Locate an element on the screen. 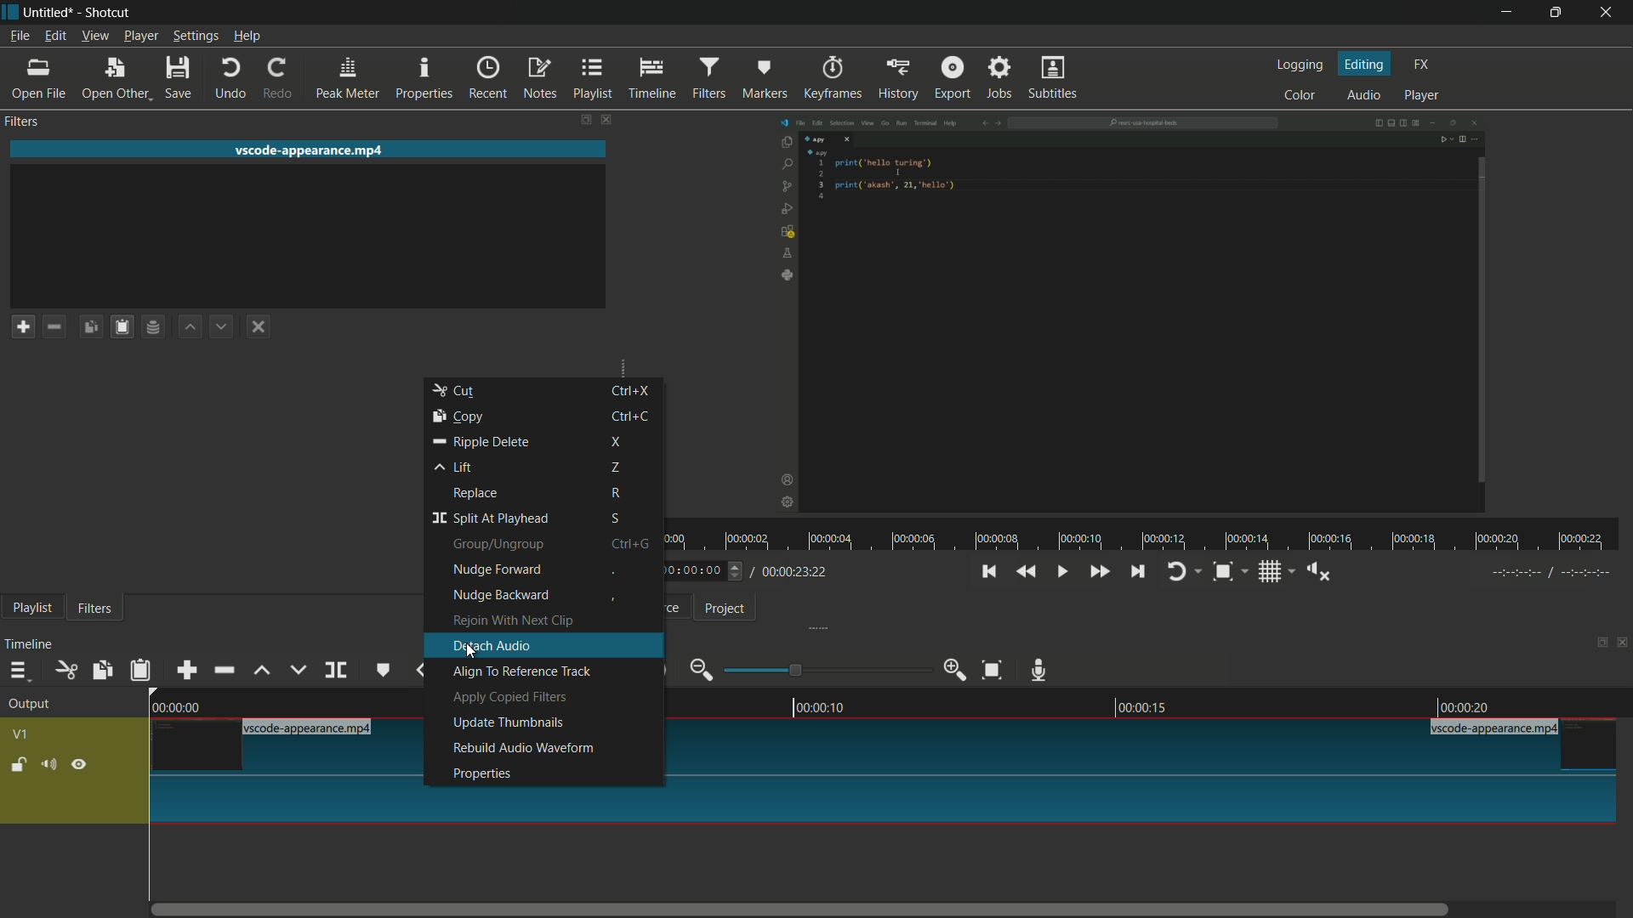 This screenshot has height=918, width=1633. close filters is located at coordinates (605, 120).